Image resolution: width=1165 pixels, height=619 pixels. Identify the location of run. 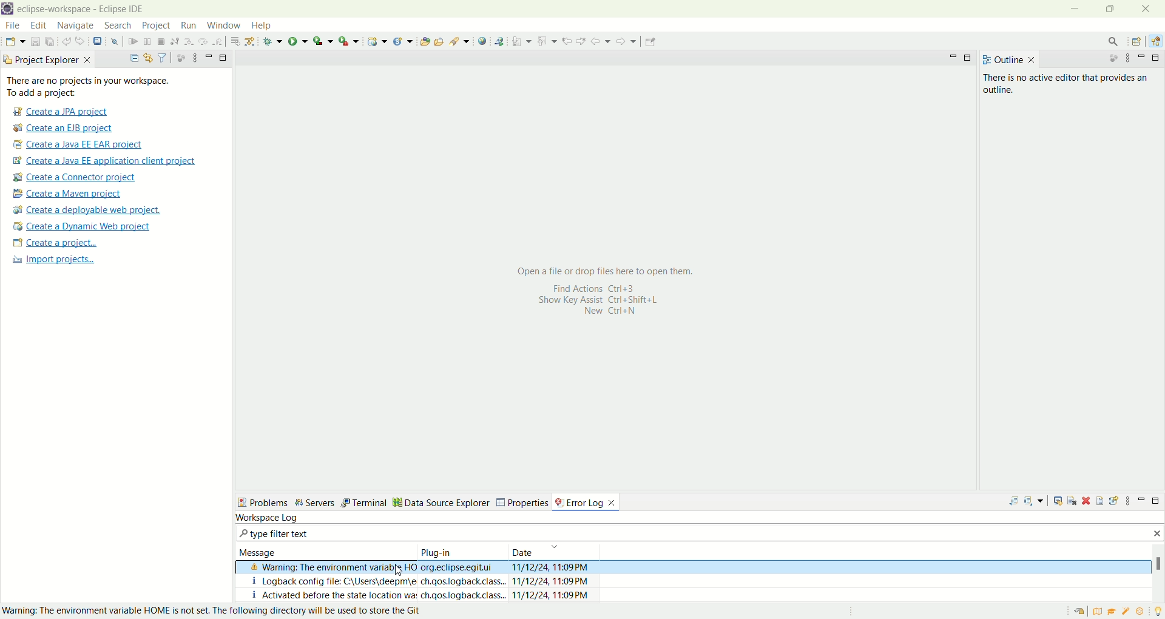
(187, 26).